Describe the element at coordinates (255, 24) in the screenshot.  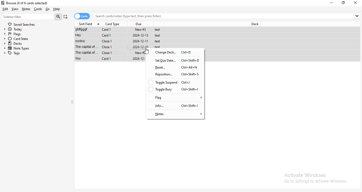
I see `deck` at that location.